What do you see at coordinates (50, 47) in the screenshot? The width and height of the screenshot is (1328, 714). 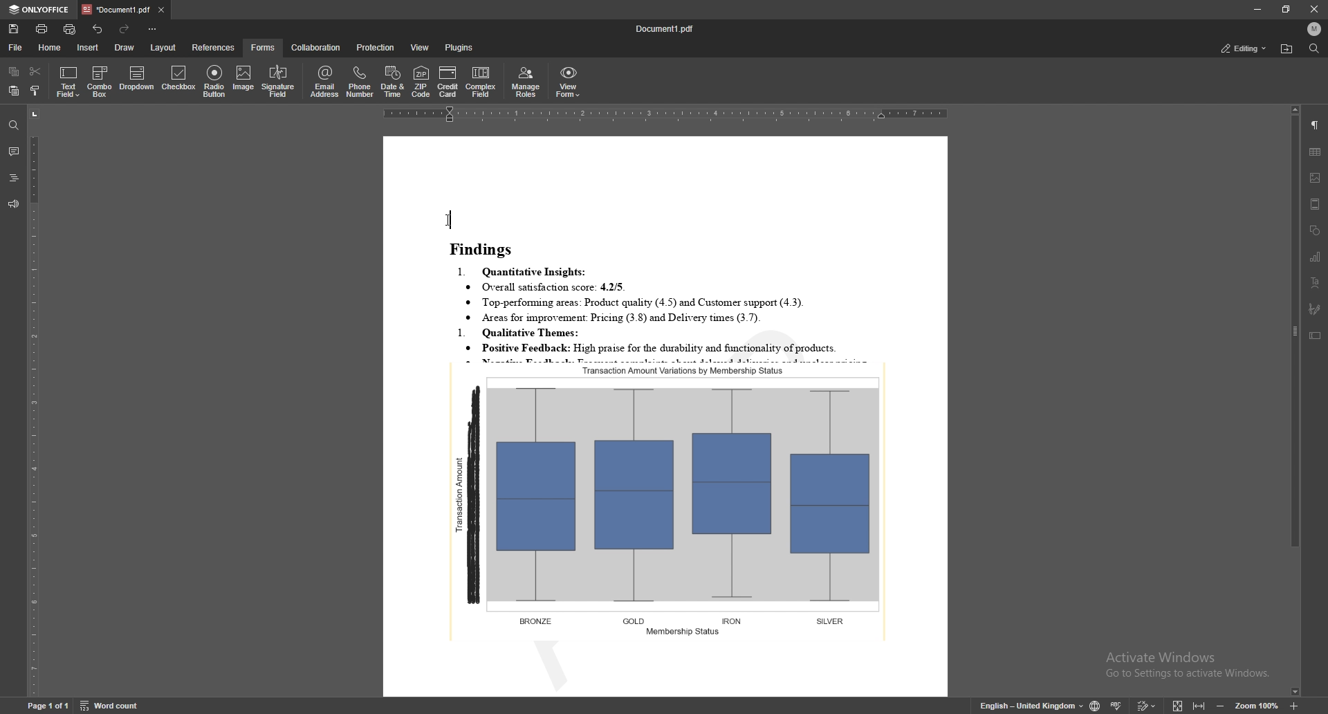 I see `home` at bounding box center [50, 47].